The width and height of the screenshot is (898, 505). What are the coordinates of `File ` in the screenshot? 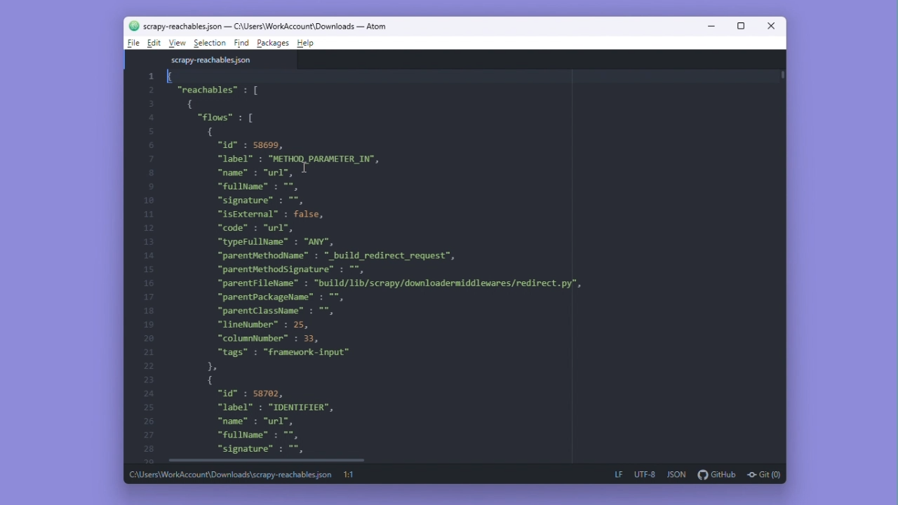 It's located at (133, 43).